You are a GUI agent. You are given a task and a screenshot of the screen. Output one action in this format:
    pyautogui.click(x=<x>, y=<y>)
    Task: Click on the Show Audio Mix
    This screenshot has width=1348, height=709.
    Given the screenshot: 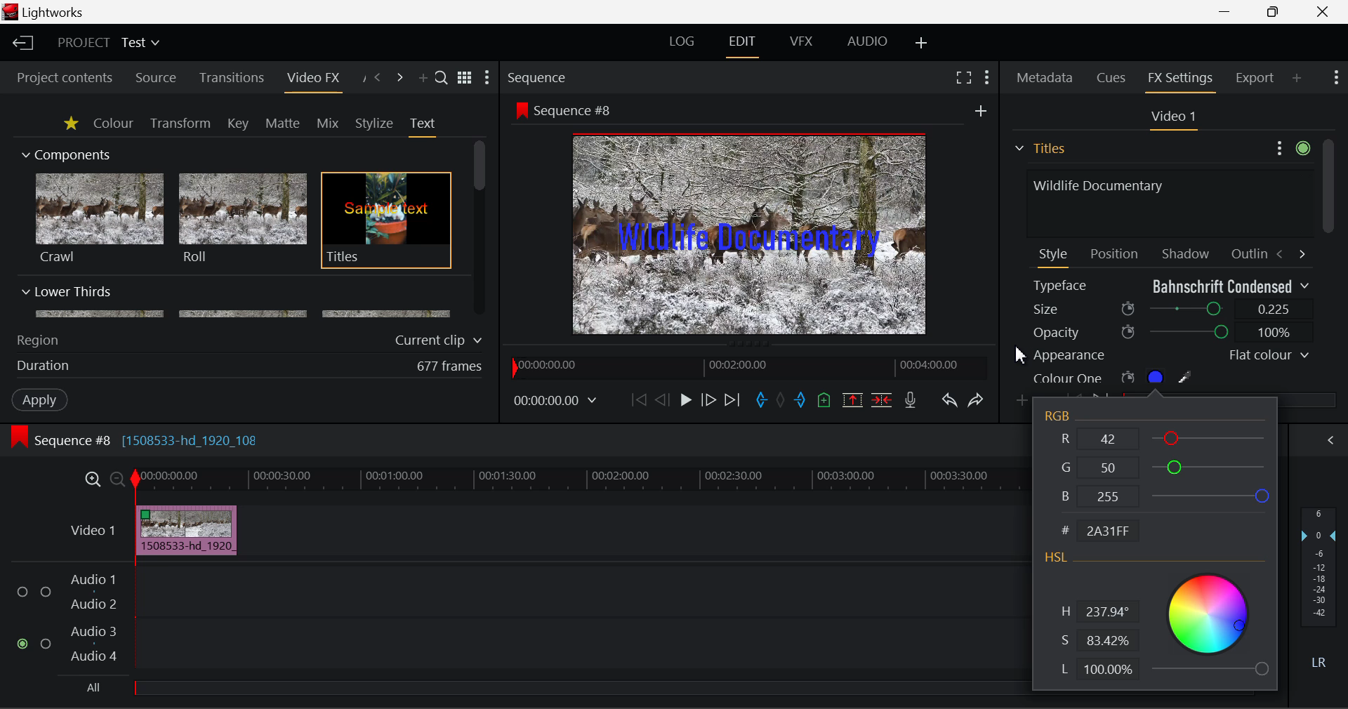 What is the action you would take?
    pyautogui.click(x=1328, y=441)
    